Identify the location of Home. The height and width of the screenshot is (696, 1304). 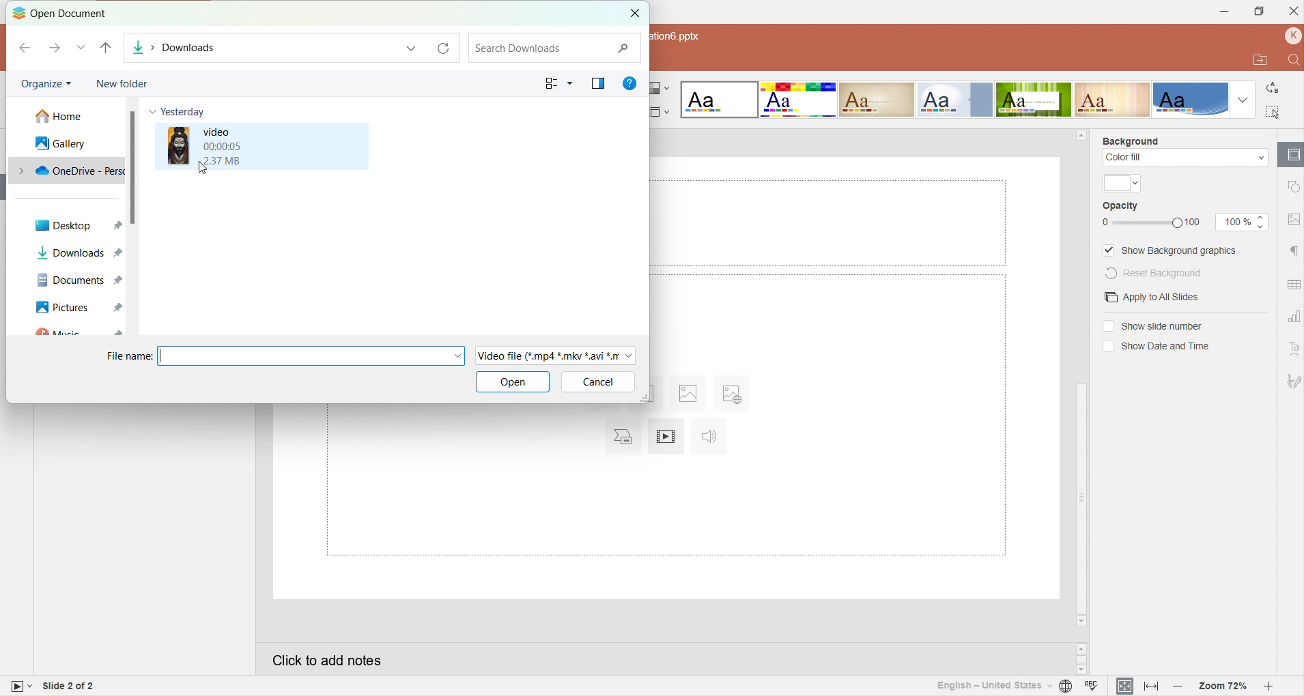
(55, 117).